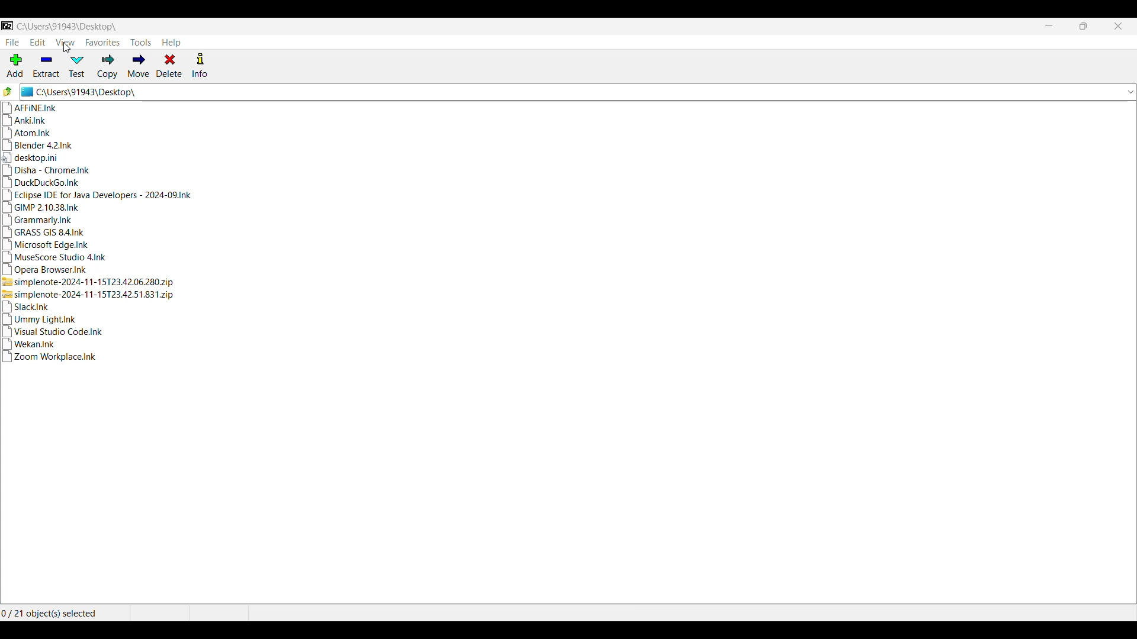  Describe the element at coordinates (569, 92) in the screenshot. I see `C:\Users\91943\Desktop\` at that location.